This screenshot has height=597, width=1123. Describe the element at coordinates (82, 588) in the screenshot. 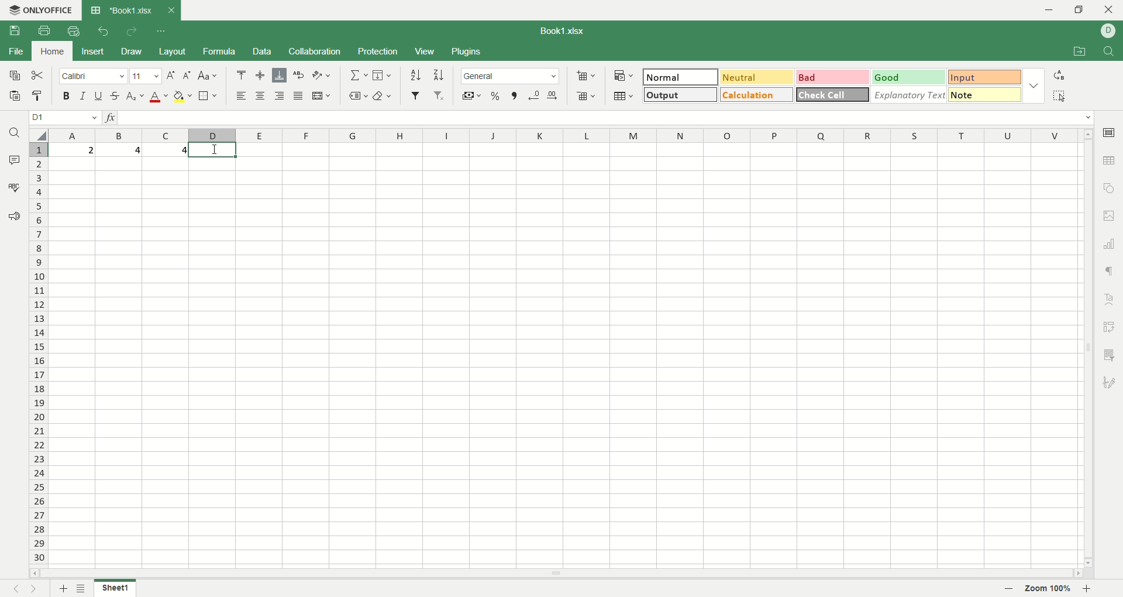

I see `sheet list` at that location.